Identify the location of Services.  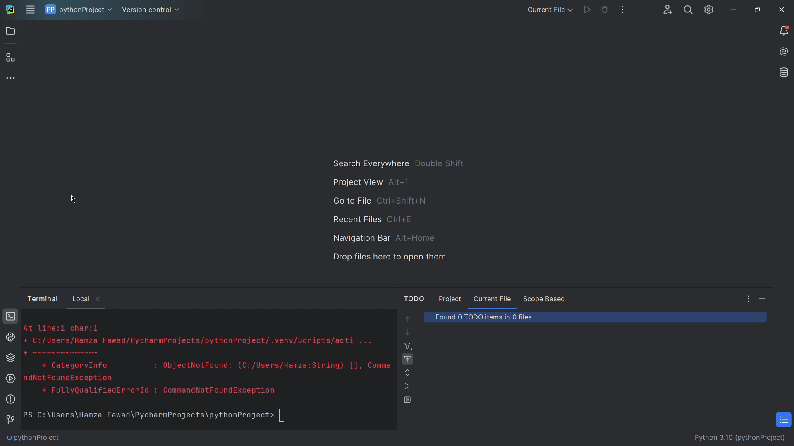
(9, 378).